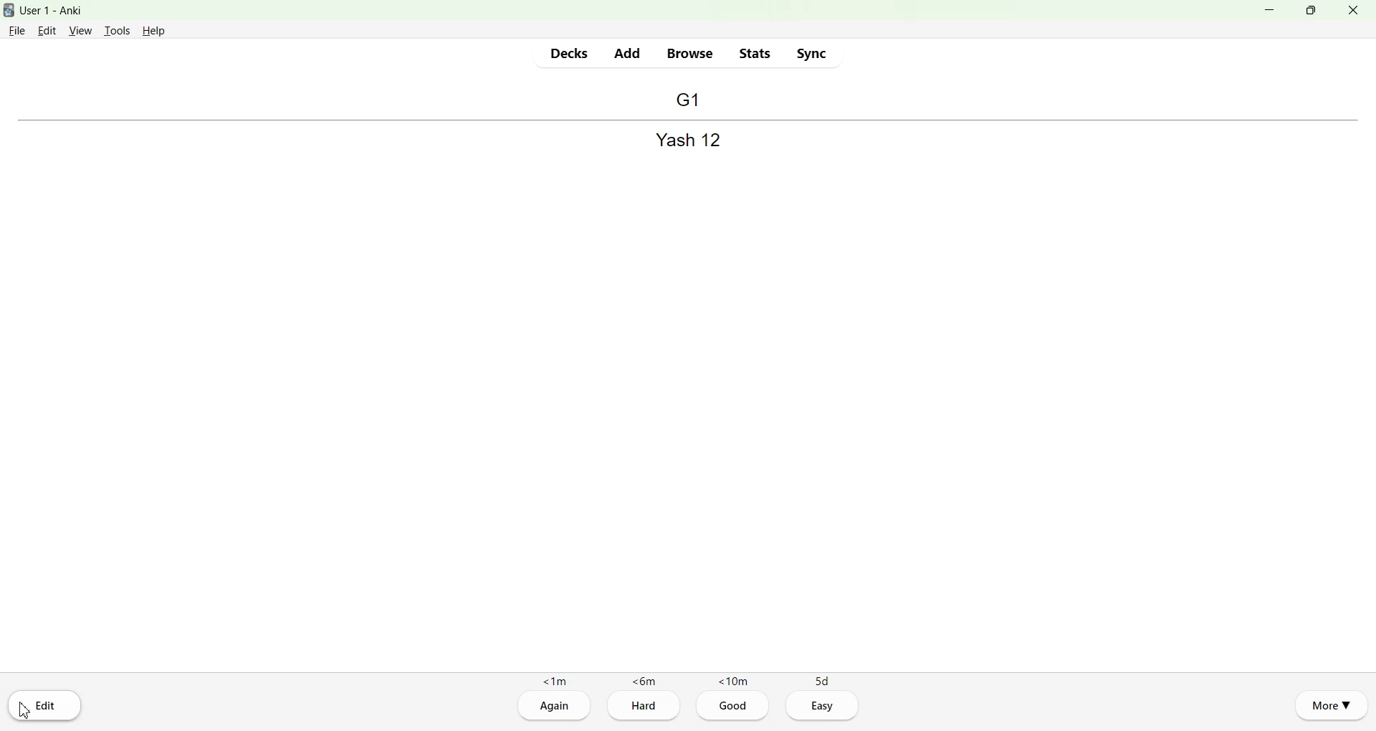  What do you see at coordinates (687, 680) in the screenshot?
I see `<1m <6m <10m 5d` at bounding box center [687, 680].